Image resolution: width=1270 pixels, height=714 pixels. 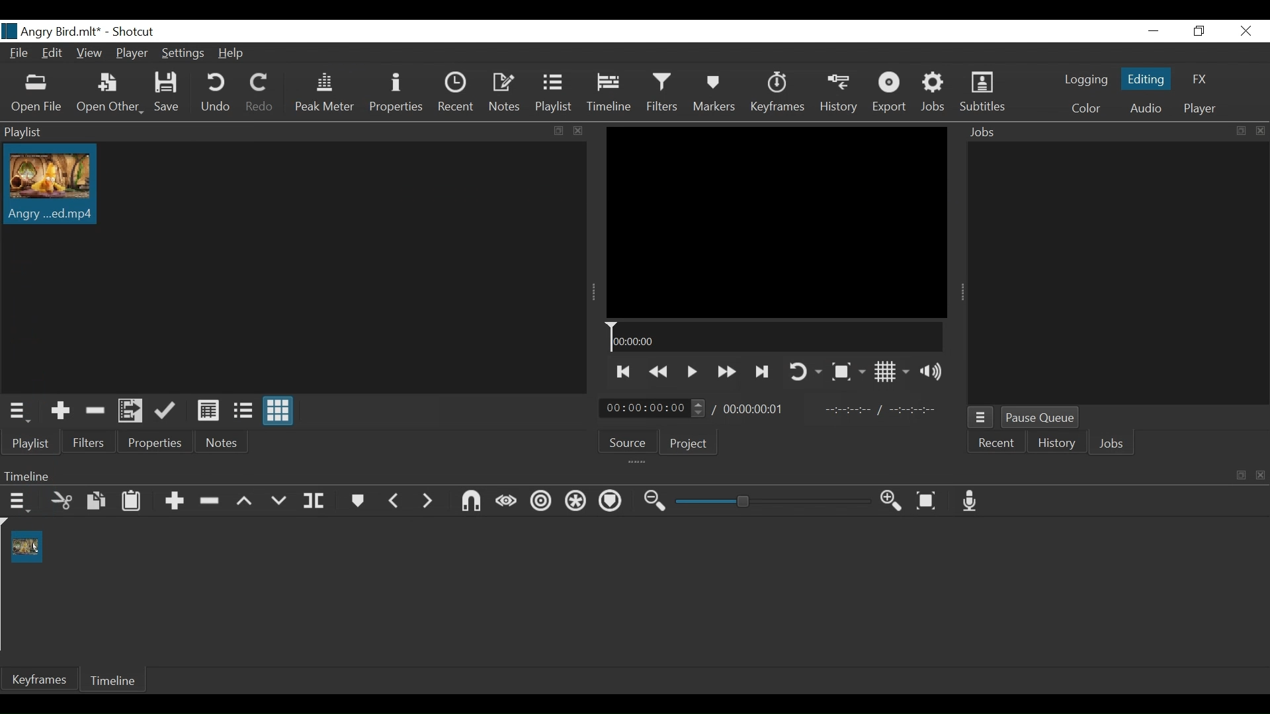 I want to click on Help, so click(x=230, y=53).